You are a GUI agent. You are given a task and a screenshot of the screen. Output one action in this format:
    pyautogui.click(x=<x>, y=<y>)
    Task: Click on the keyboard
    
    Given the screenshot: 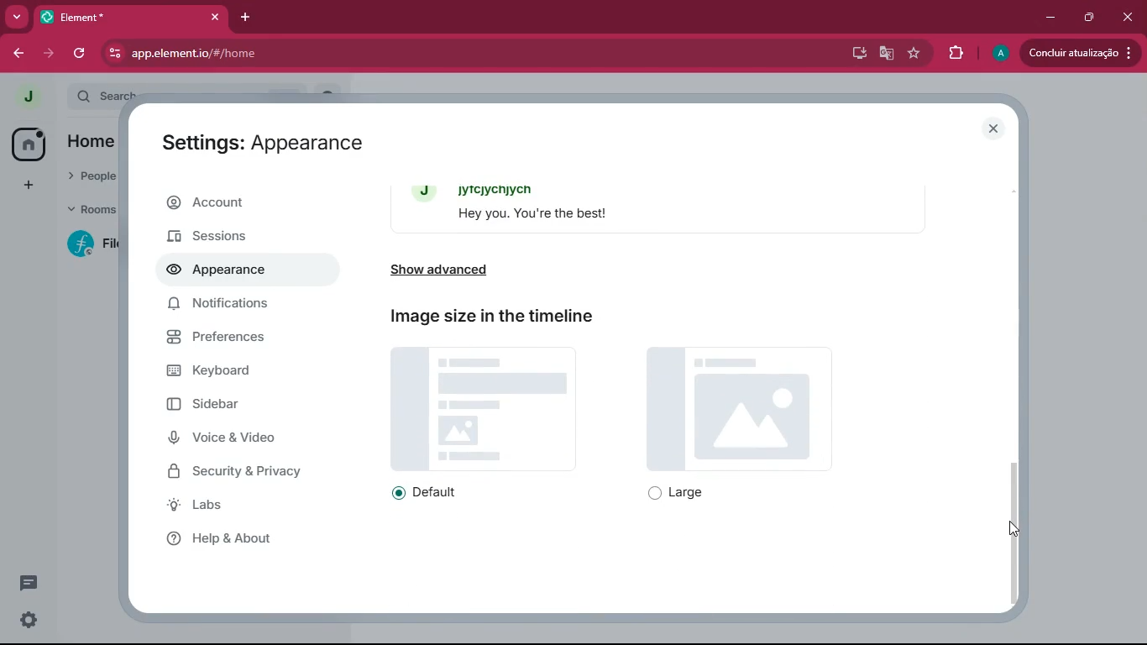 What is the action you would take?
    pyautogui.click(x=233, y=373)
    